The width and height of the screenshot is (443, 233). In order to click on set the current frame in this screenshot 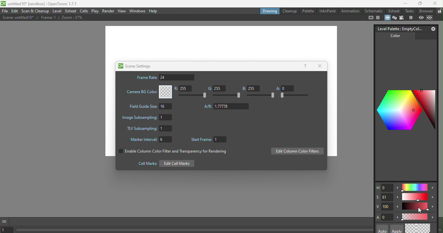, I will do `click(8, 230)`.